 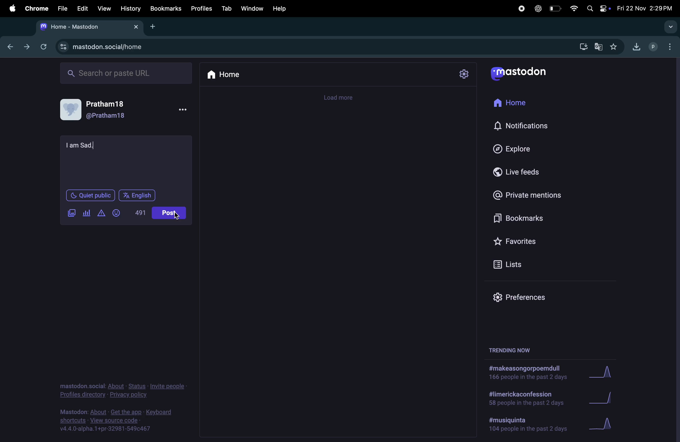 I want to click on profiles, so click(x=200, y=8).